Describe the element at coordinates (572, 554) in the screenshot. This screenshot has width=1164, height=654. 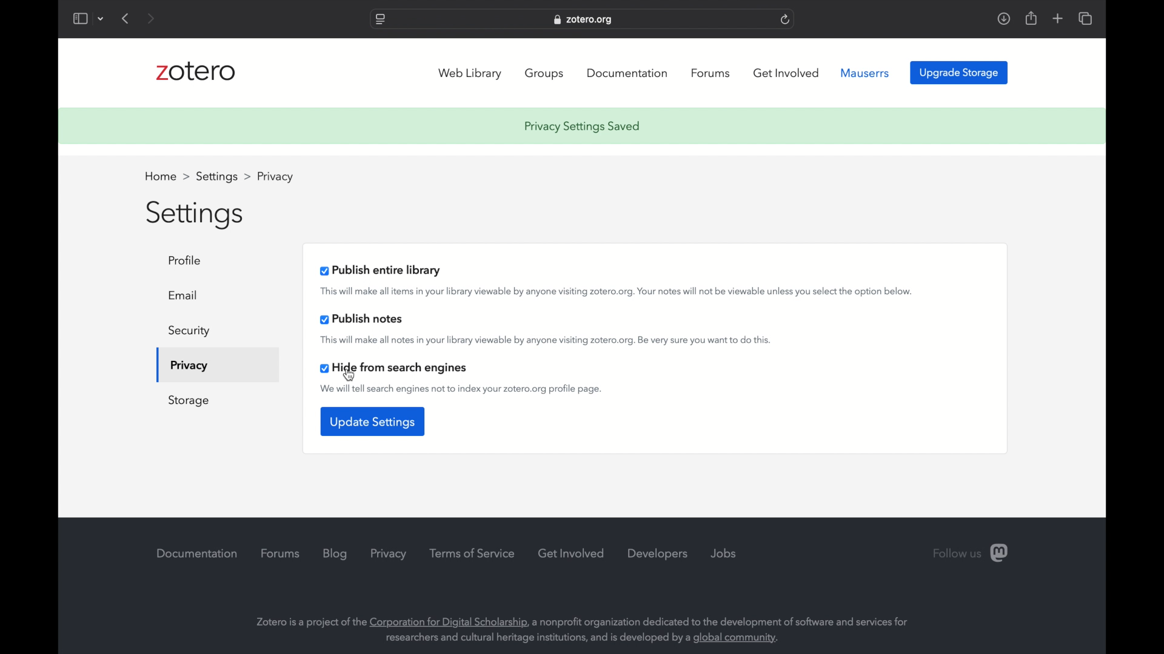
I see `get involved` at that location.